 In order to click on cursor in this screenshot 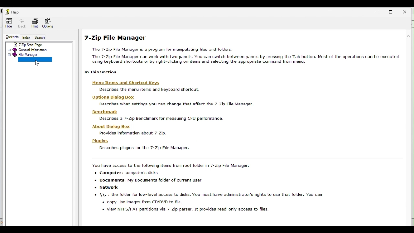, I will do `click(36, 63)`.